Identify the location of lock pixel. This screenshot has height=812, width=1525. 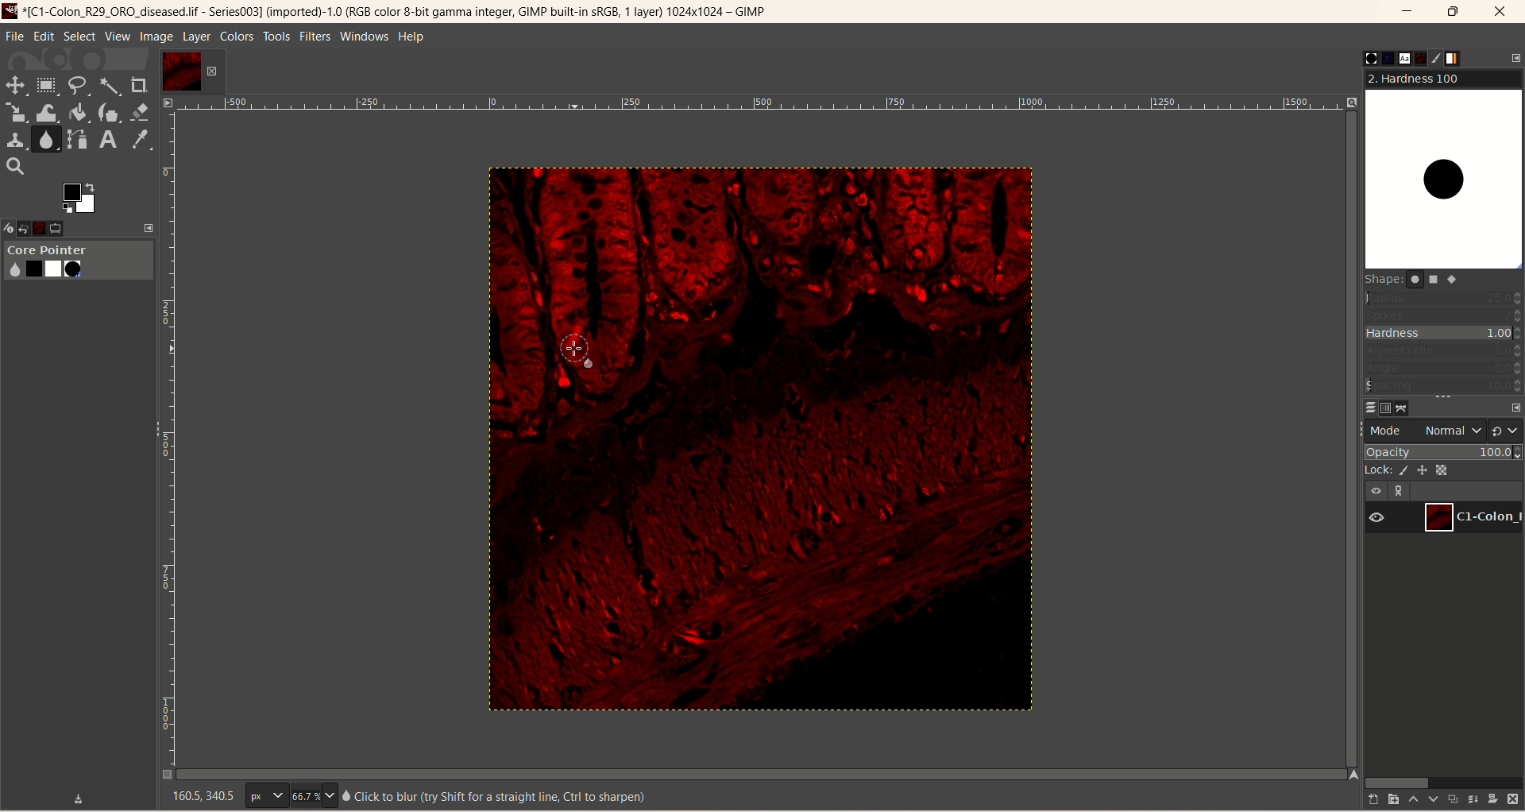
(1407, 468).